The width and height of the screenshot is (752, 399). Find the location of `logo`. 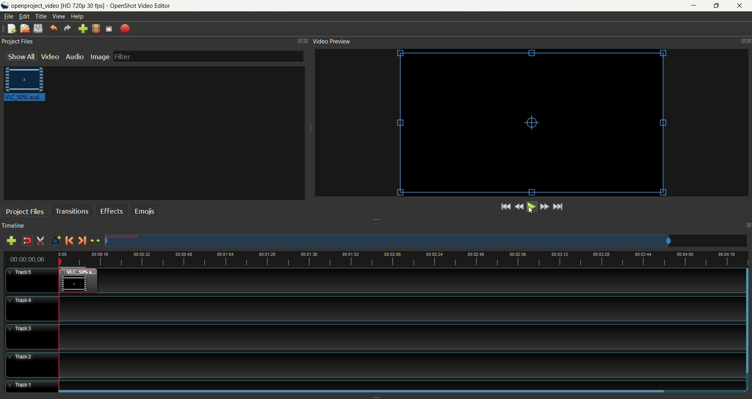

logo is located at coordinates (5, 5).